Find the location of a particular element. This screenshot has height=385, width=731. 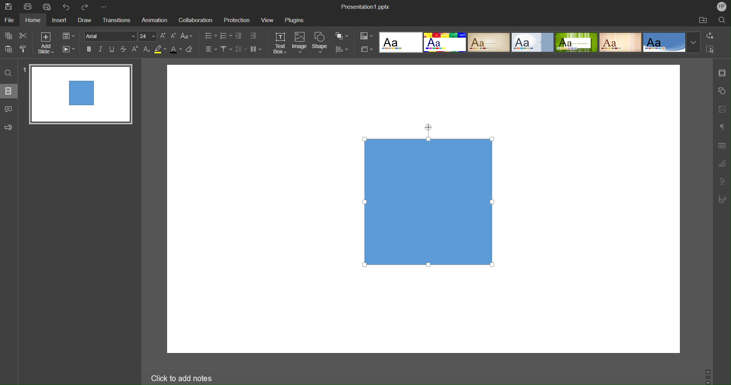

Copy Style is located at coordinates (23, 49).